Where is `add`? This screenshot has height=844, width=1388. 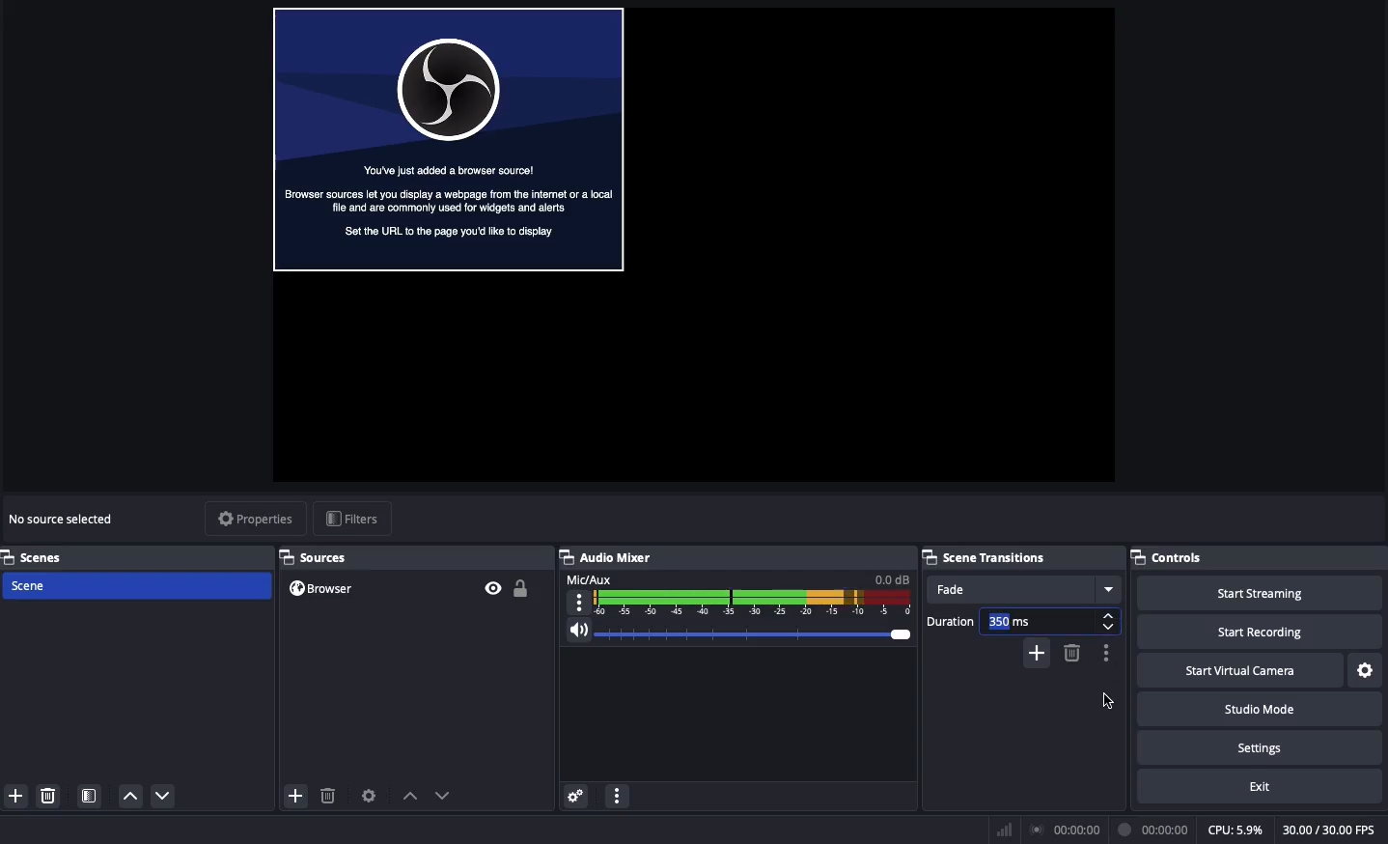 add is located at coordinates (296, 800).